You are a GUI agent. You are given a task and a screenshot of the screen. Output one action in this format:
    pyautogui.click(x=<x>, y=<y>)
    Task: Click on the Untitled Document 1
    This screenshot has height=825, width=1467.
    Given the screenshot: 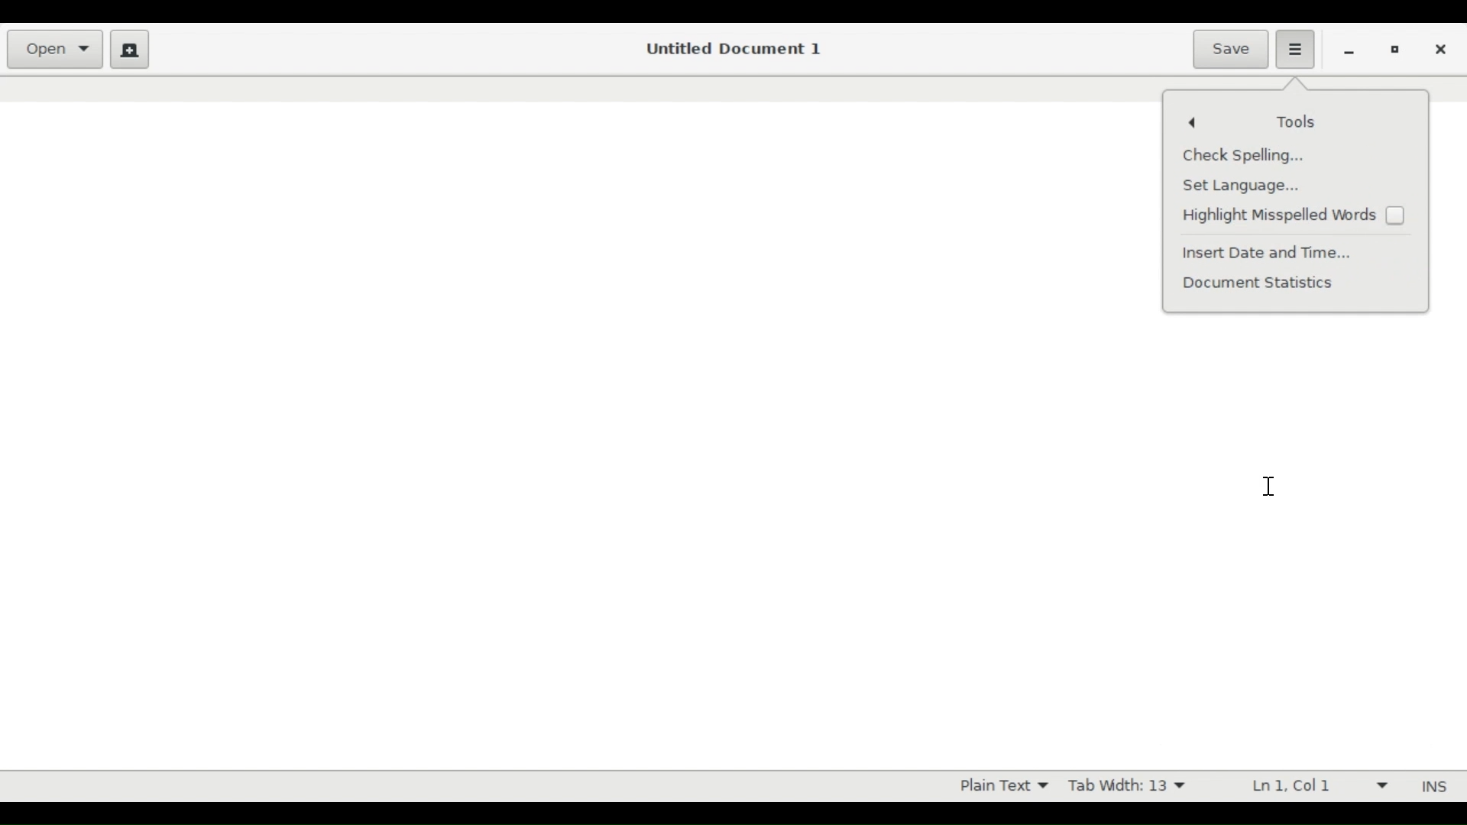 What is the action you would take?
    pyautogui.click(x=737, y=49)
    